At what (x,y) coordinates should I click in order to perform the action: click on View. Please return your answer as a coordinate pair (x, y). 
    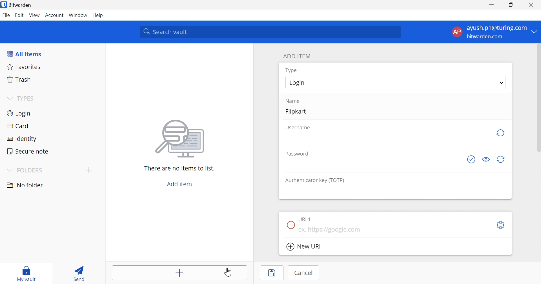
    Looking at the image, I should click on (34, 15).